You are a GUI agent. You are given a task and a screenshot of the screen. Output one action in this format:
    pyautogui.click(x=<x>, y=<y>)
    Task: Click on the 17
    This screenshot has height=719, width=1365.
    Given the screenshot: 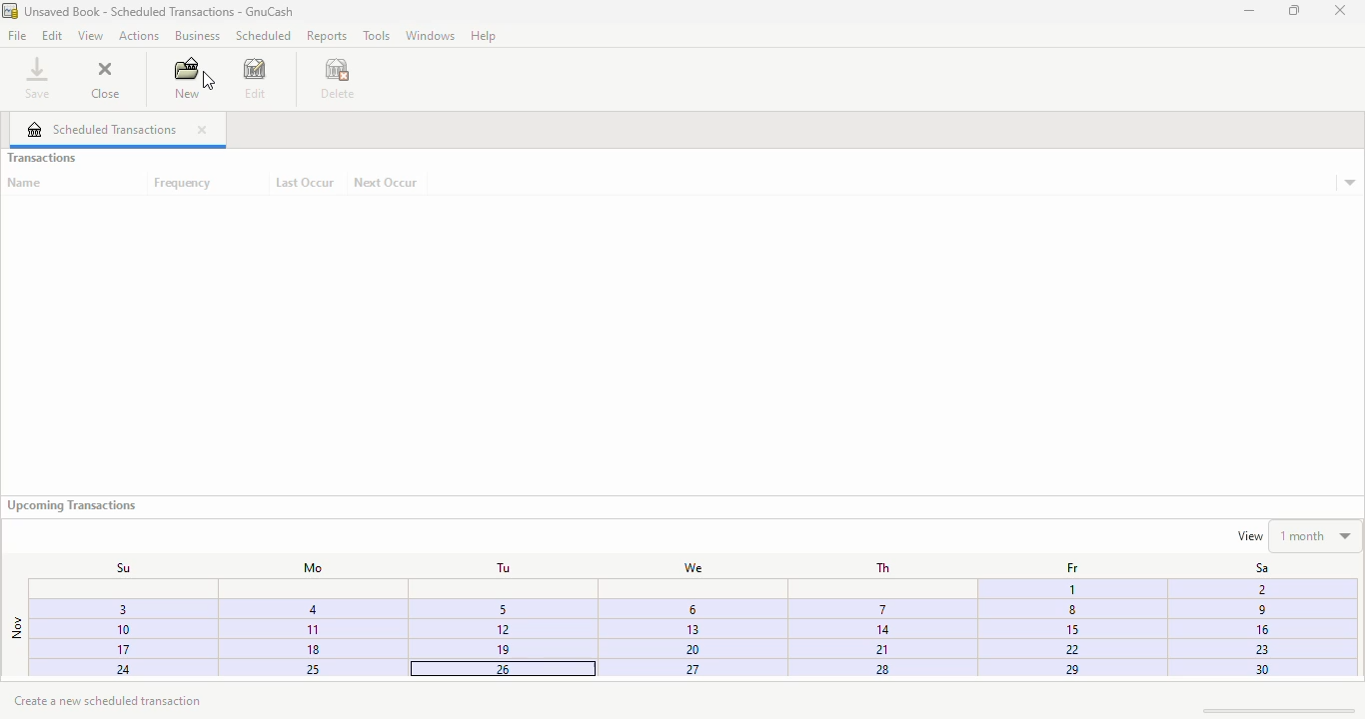 What is the action you would take?
    pyautogui.click(x=104, y=651)
    